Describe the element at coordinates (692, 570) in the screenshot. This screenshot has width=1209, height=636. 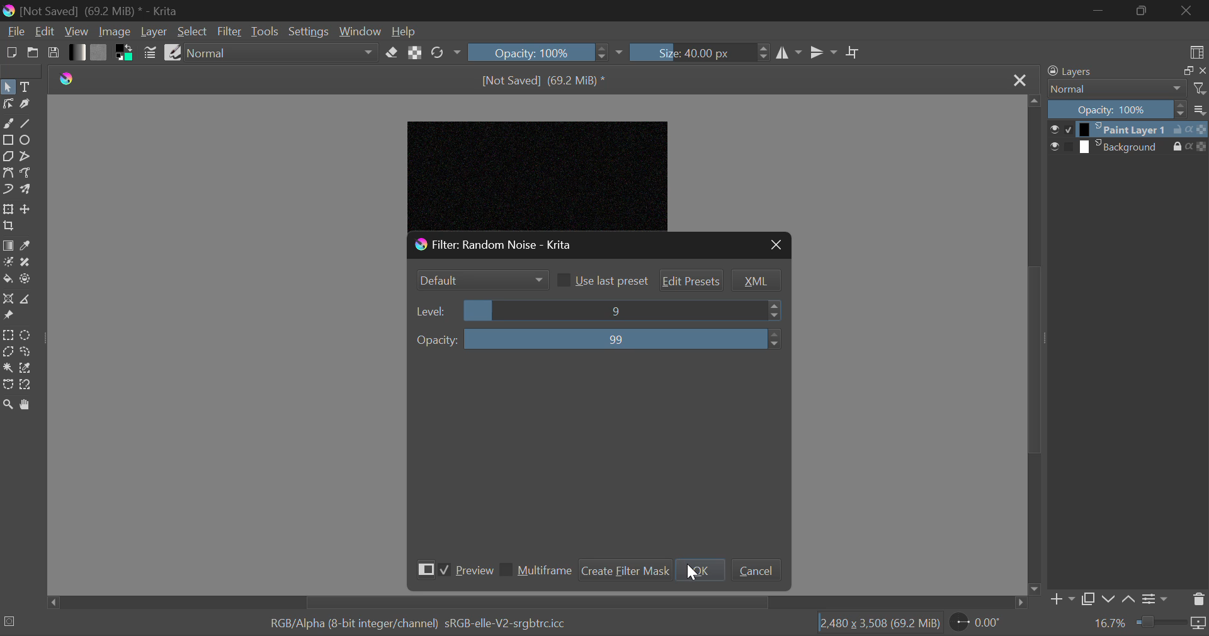
I see `Cursor on OK` at that location.